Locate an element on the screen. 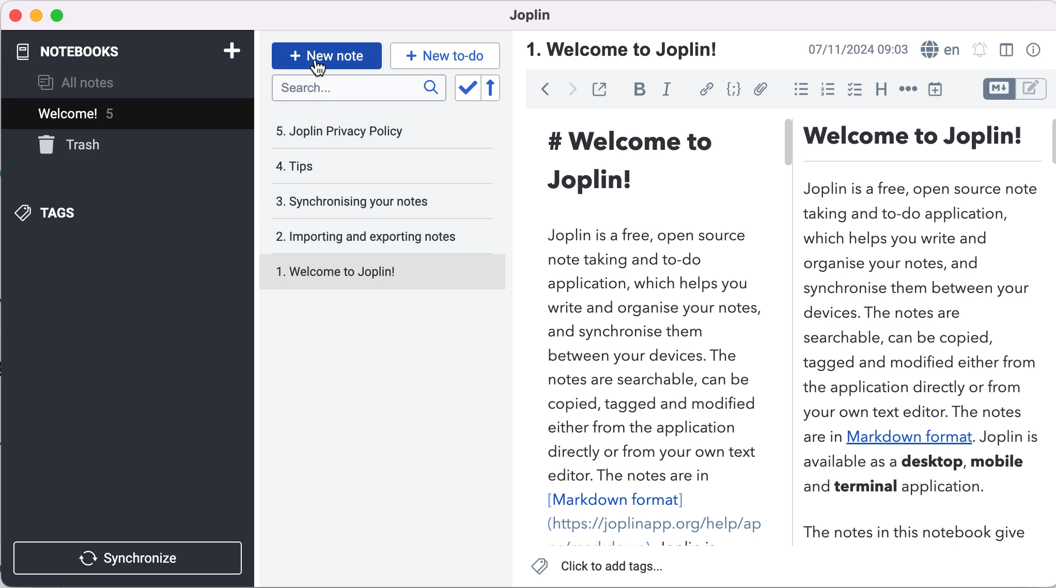  # Welcome to
Joplin!

Joplin is a free, open source
note taking and to-do
application, which helps you
write and organise your notes,
and synchronise them
between your devices. The
notes are searchable, can be
copied, tagged and modified
either from the application
directly or from your own text
editor. The notes are in
[Markdown format]
(https://joplinapp.org/help/ap is located at coordinates (644, 329).